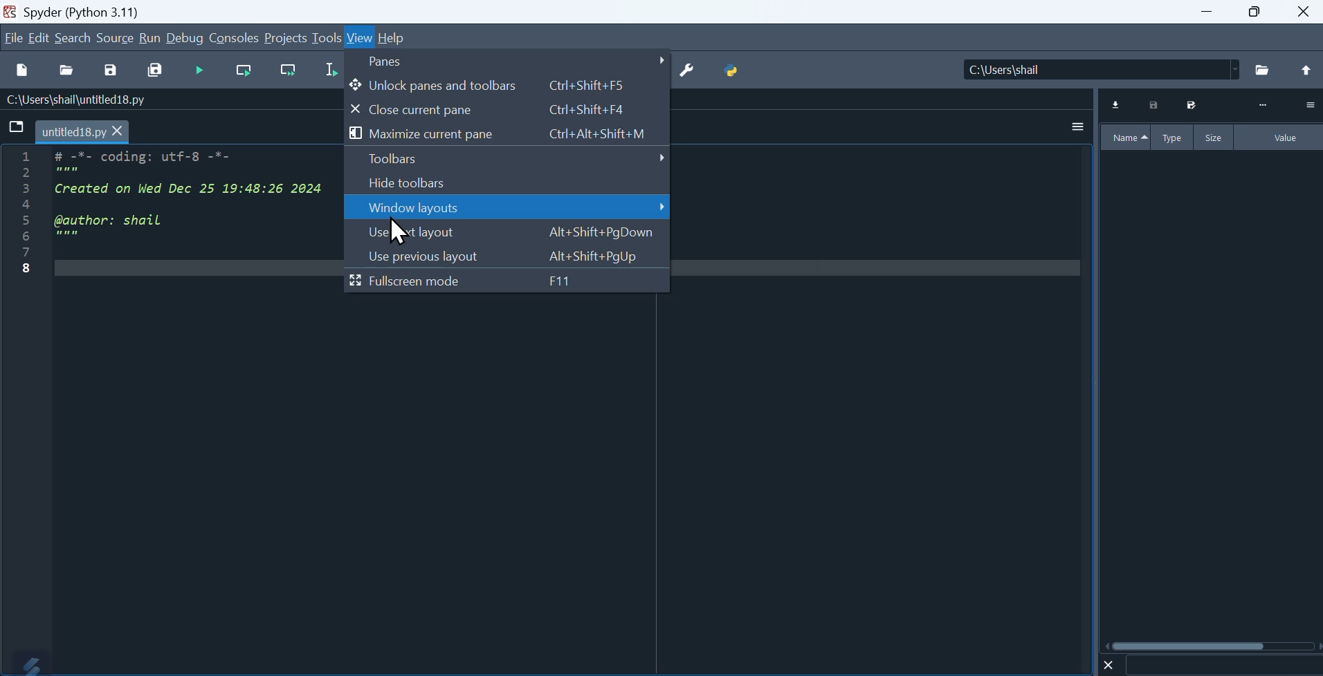 The height and width of the screenshot is (676, 1323). Describe the element at coordinates (393, 38) in the screenshot. I see `Help` at that location.